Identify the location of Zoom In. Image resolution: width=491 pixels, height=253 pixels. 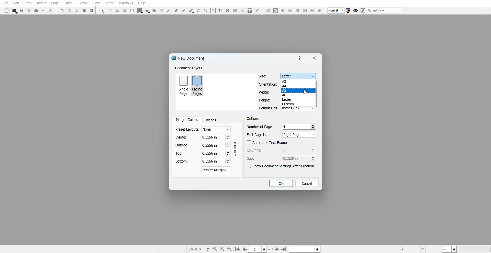
(230, 249).